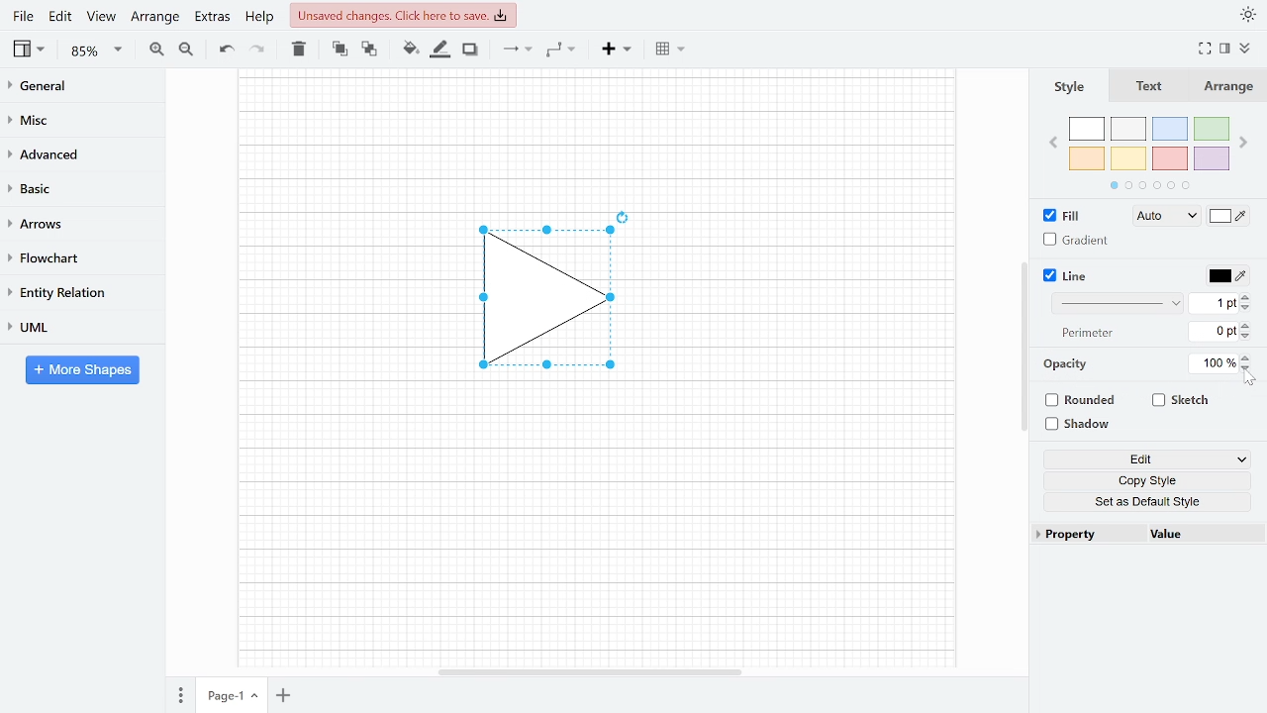  I want to click on workspace, so click(596, 134).